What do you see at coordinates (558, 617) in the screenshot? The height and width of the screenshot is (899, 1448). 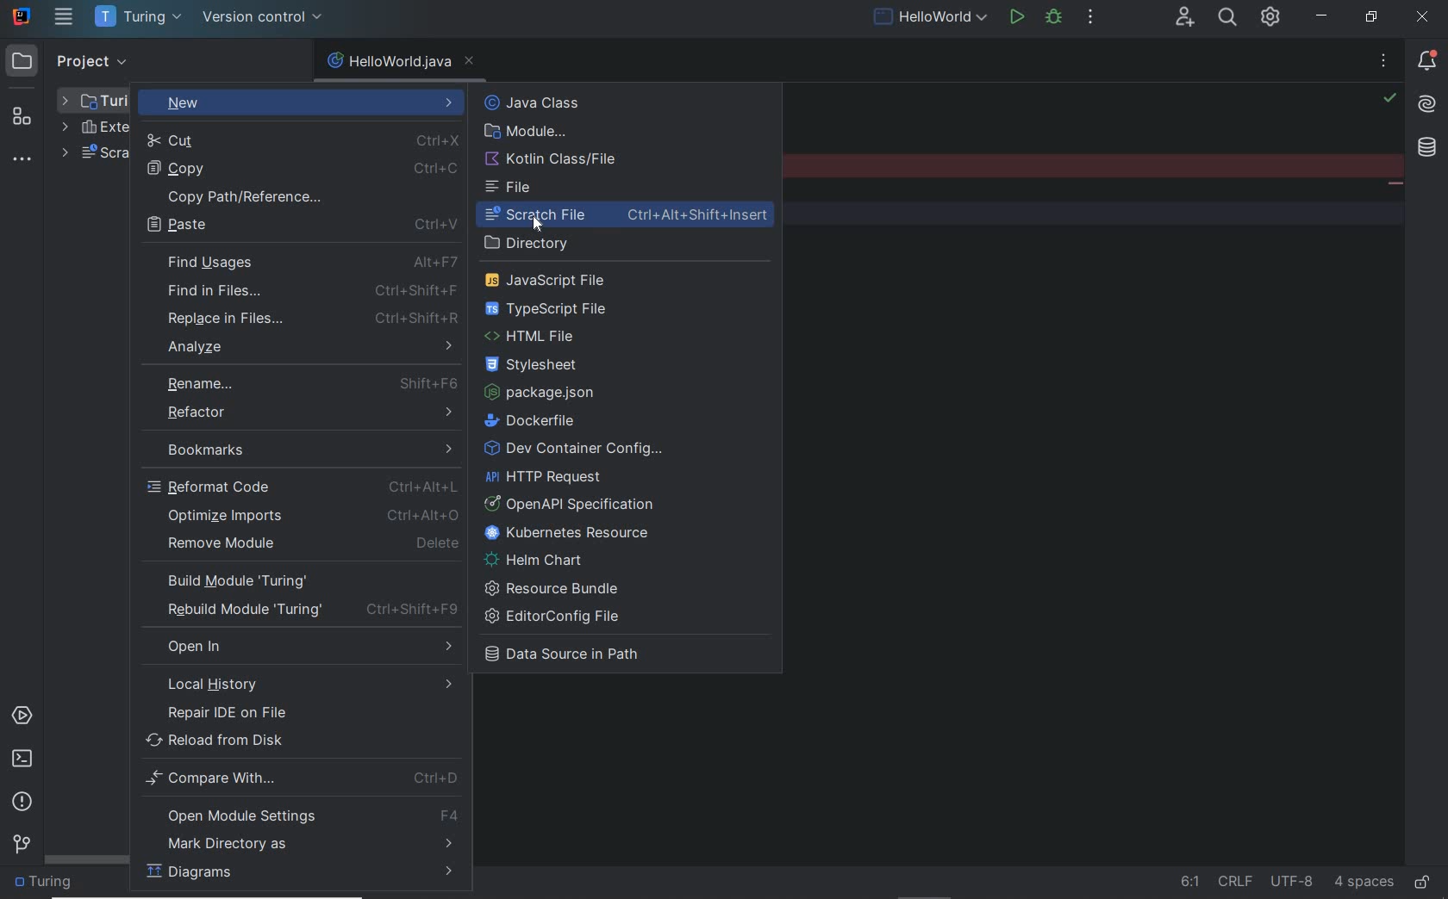 I see `editorconfig file` at bounding box center [558, 617].